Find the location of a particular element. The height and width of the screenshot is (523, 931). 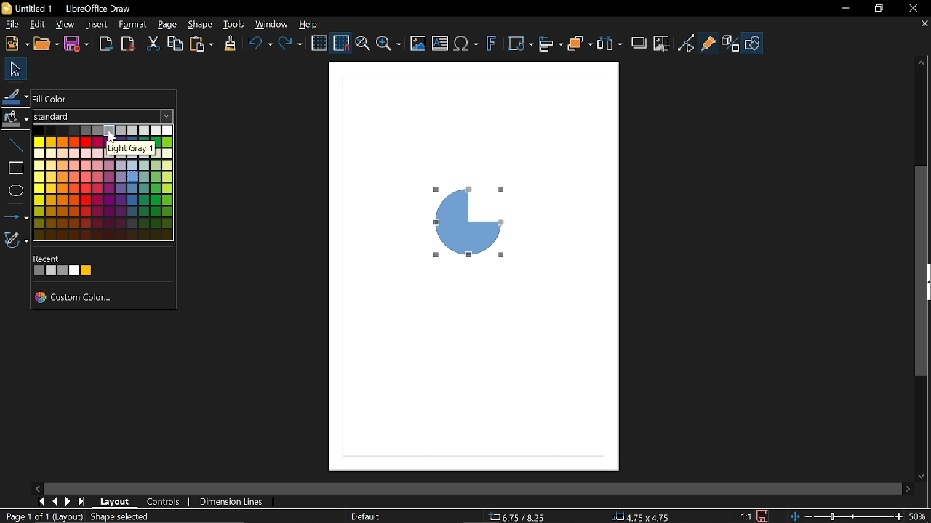

Copy is located at coordinates (175, 44).